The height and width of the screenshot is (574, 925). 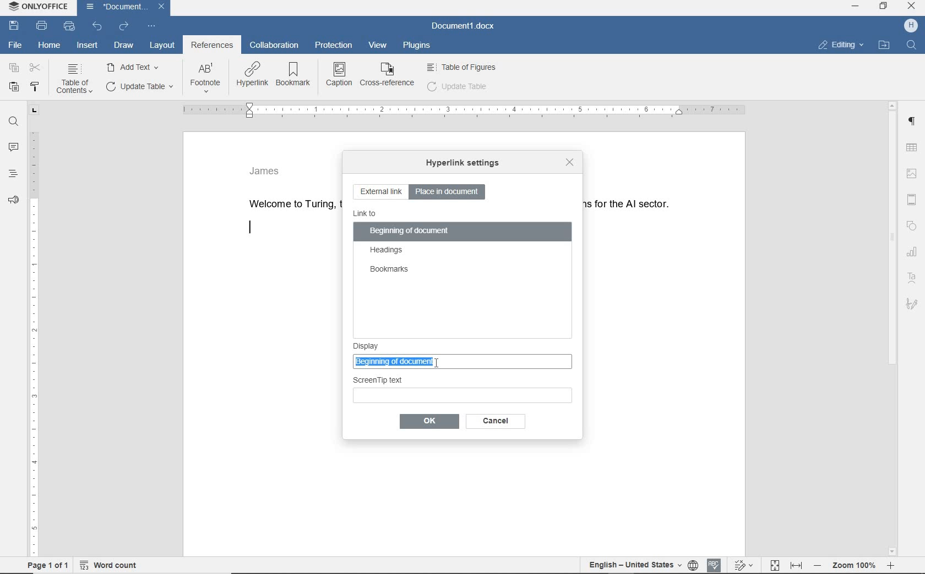 What do you see at coordinates (14, 122) in the screenshot?
I see `find` at bounding box center [14, 122].